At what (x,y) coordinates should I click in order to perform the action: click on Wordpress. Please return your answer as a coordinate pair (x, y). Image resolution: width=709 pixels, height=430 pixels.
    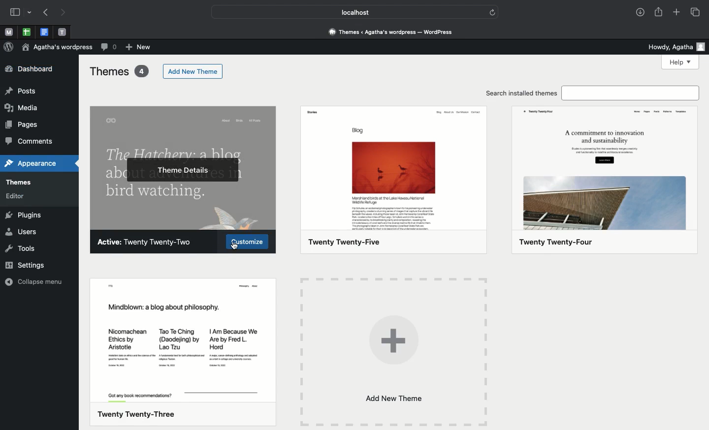
    Looking at the image, I should click on (8, 47).